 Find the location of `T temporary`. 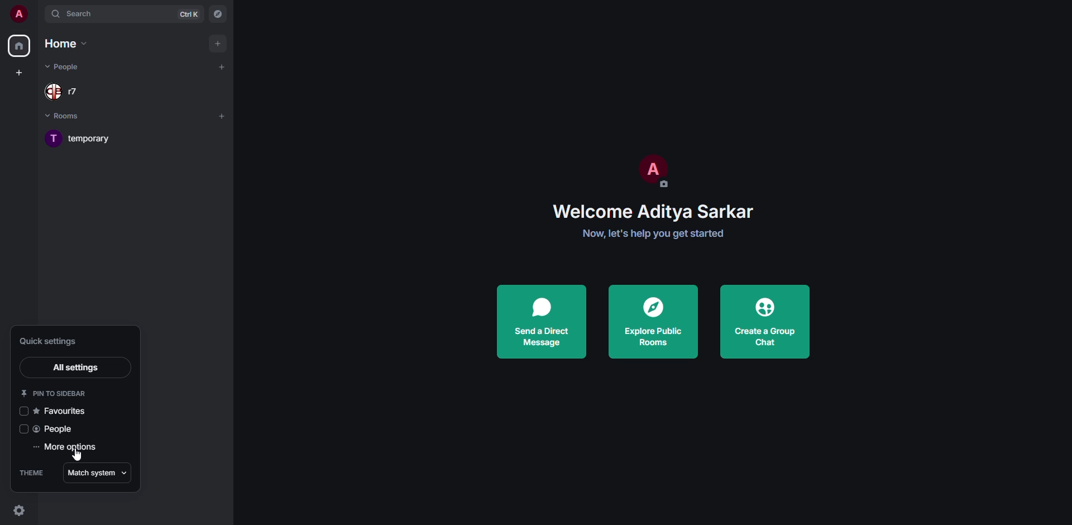

T temporary is located at coordinates (80, 140).